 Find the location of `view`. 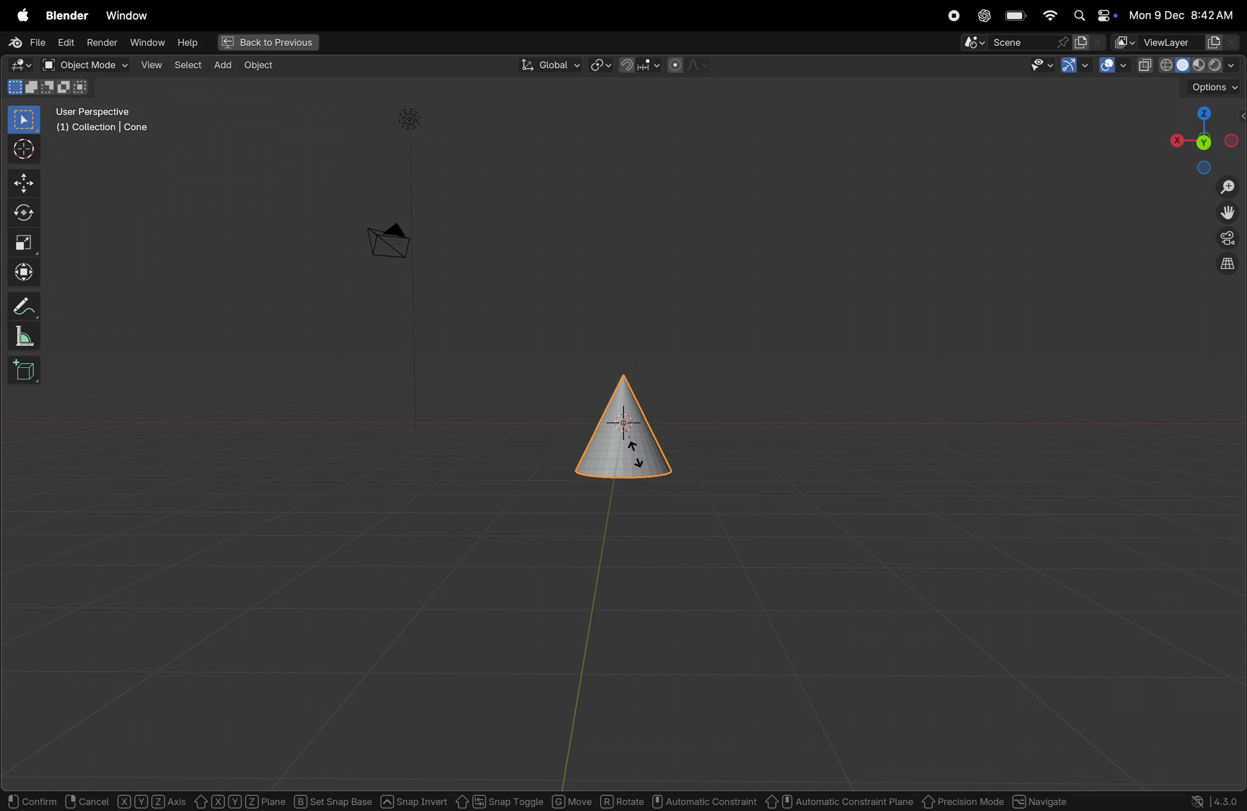

view is located at coordinates (148, 65).